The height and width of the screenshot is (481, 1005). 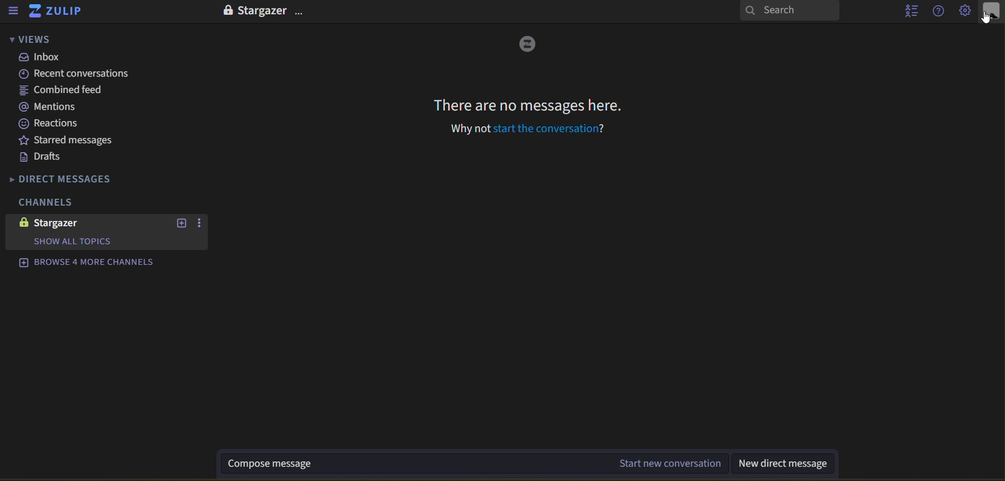 I want to click on new topic, so click(x=182, y=223).